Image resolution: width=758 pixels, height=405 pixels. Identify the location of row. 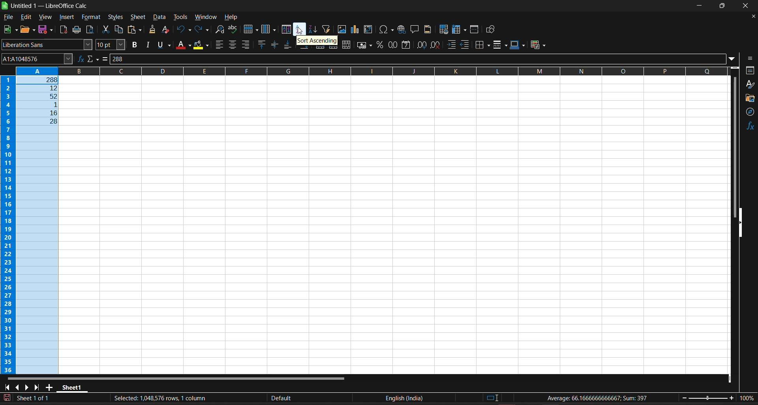
(250, 30).